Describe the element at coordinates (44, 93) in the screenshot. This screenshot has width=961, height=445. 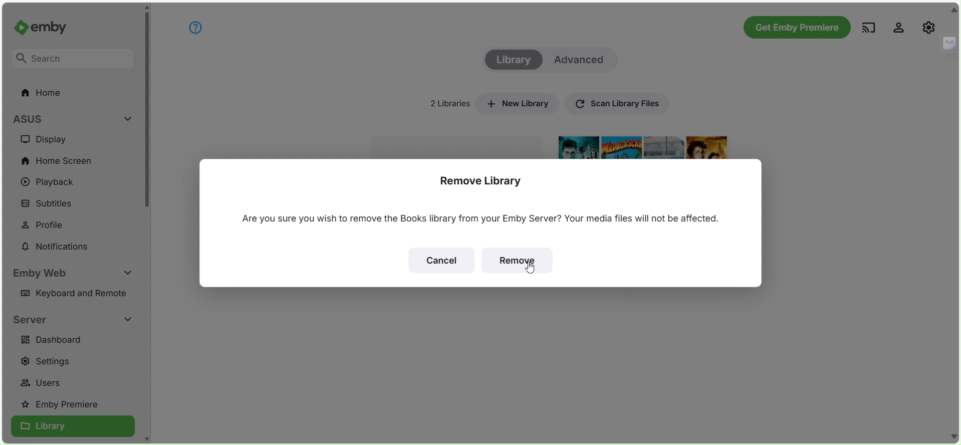
I see `Home` at that location.